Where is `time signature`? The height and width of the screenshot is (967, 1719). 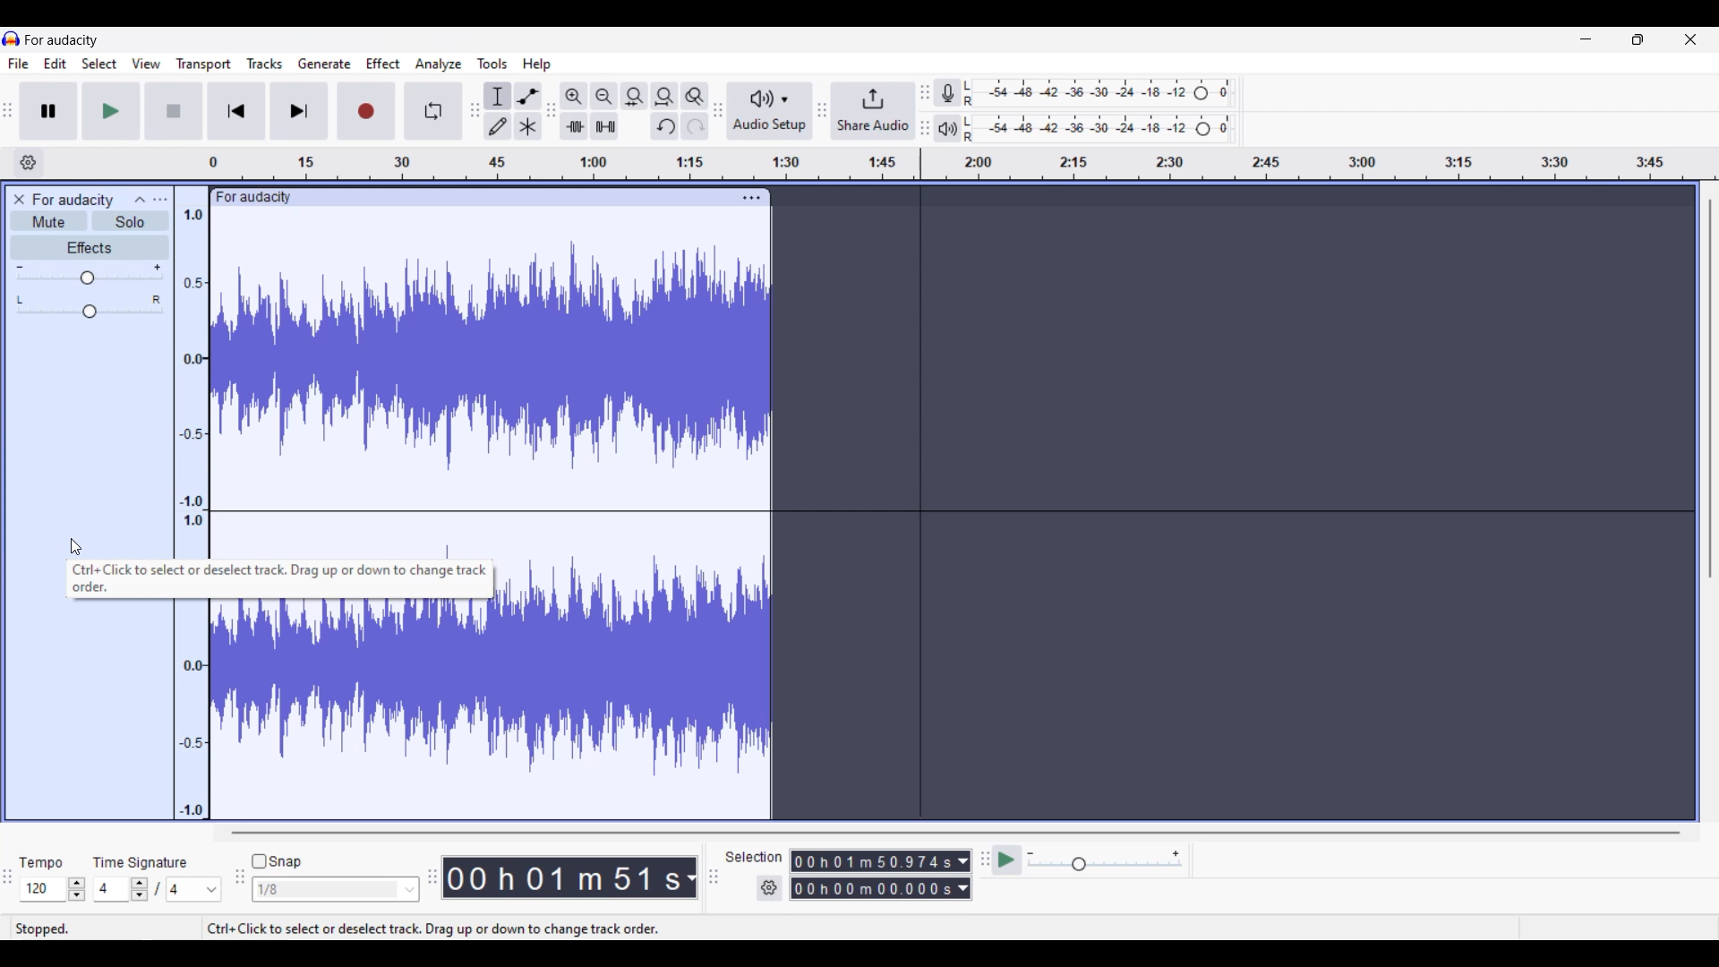 time signature is located at coordinates (140, 862).